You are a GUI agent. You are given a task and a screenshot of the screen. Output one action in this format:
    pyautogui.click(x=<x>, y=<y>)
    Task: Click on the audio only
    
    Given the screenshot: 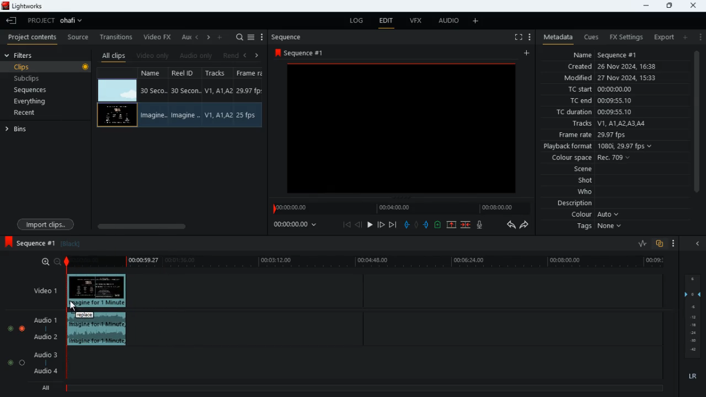 What is the action you would take?
    pyautogui.click(x=197, y=56)
    